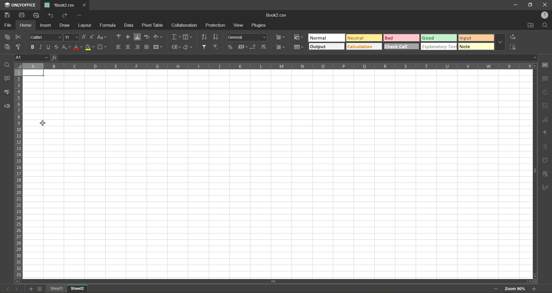  I want to click on view, so click(238, 26).